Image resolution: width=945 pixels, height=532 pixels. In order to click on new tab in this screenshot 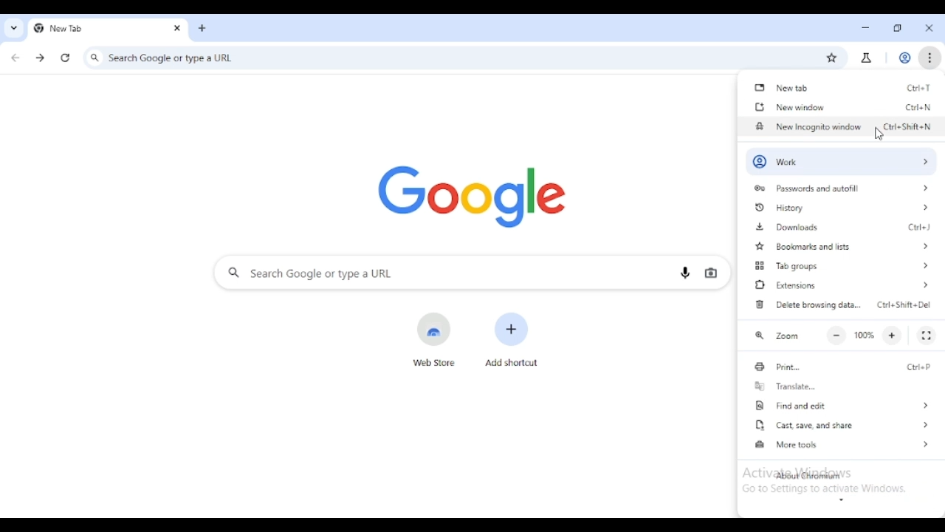, I will do `click(918, 88)`.